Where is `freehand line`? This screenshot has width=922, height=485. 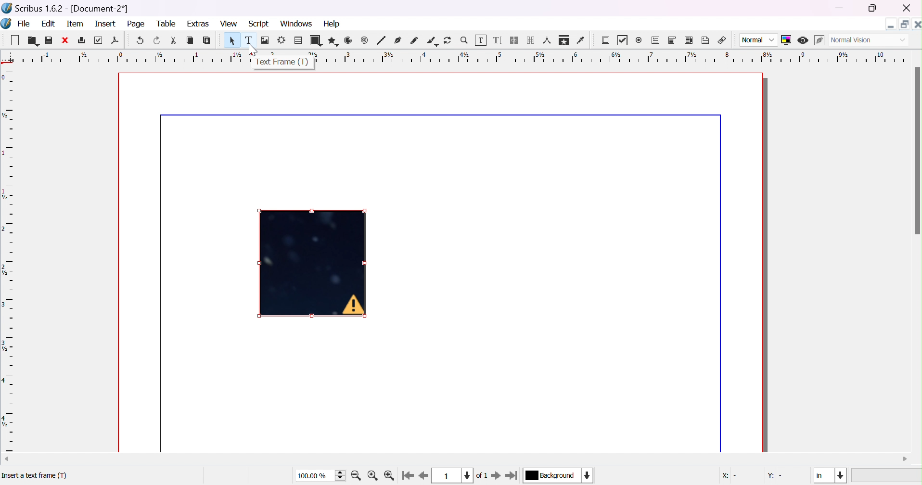
freehand line is located at coordinates (414, 40).